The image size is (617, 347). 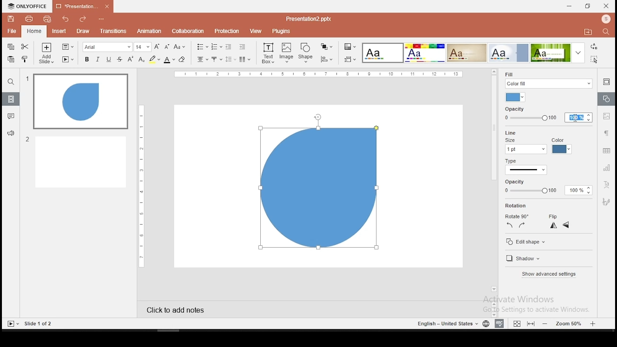 What do you see at coordinates (549, 274) in the screenshot?
I see `show advanced settings` at bounding box center [549, 274].